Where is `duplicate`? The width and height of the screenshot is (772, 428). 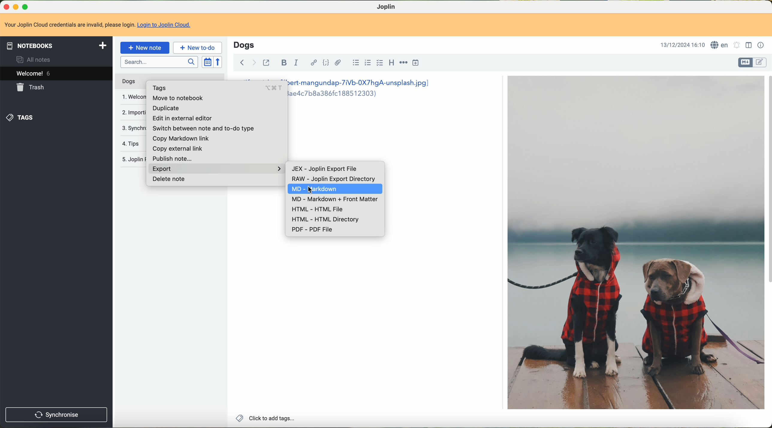
duplicate is located at coordinates (166, 108).